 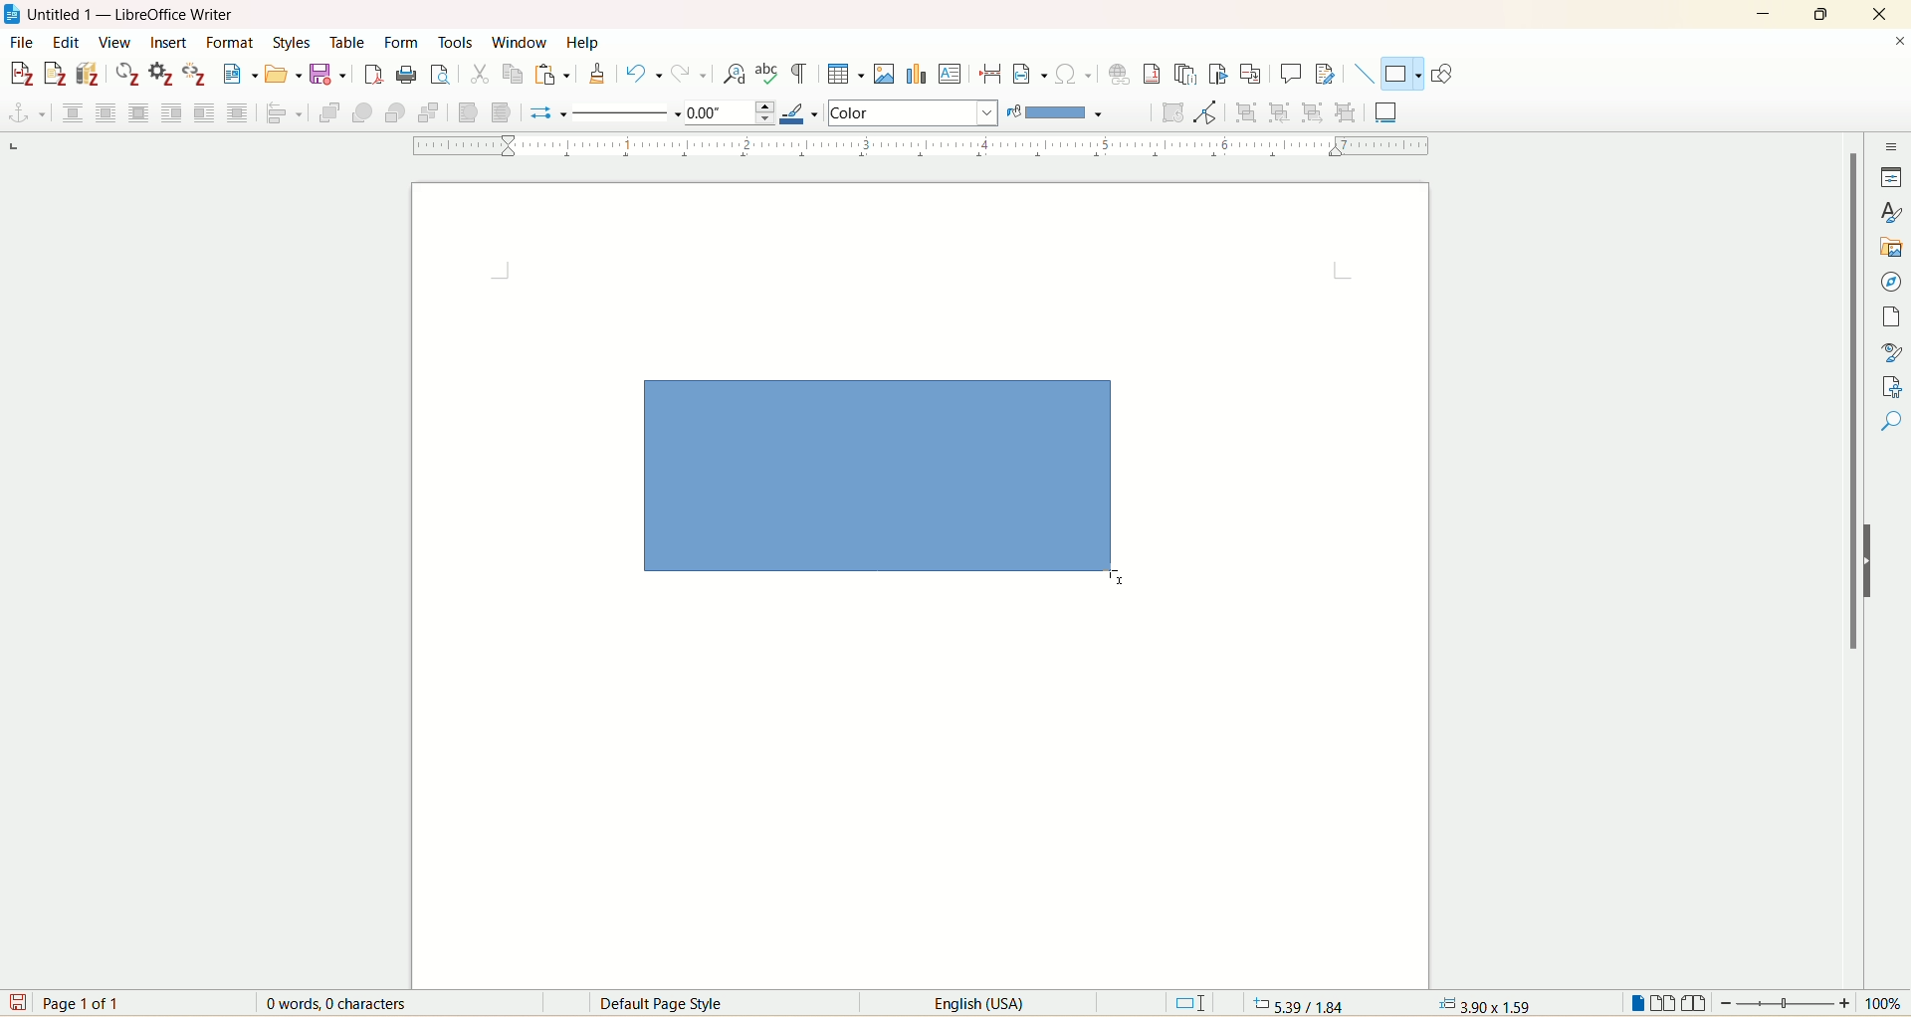 I want to click on insert image, so click(x=887, y=73).